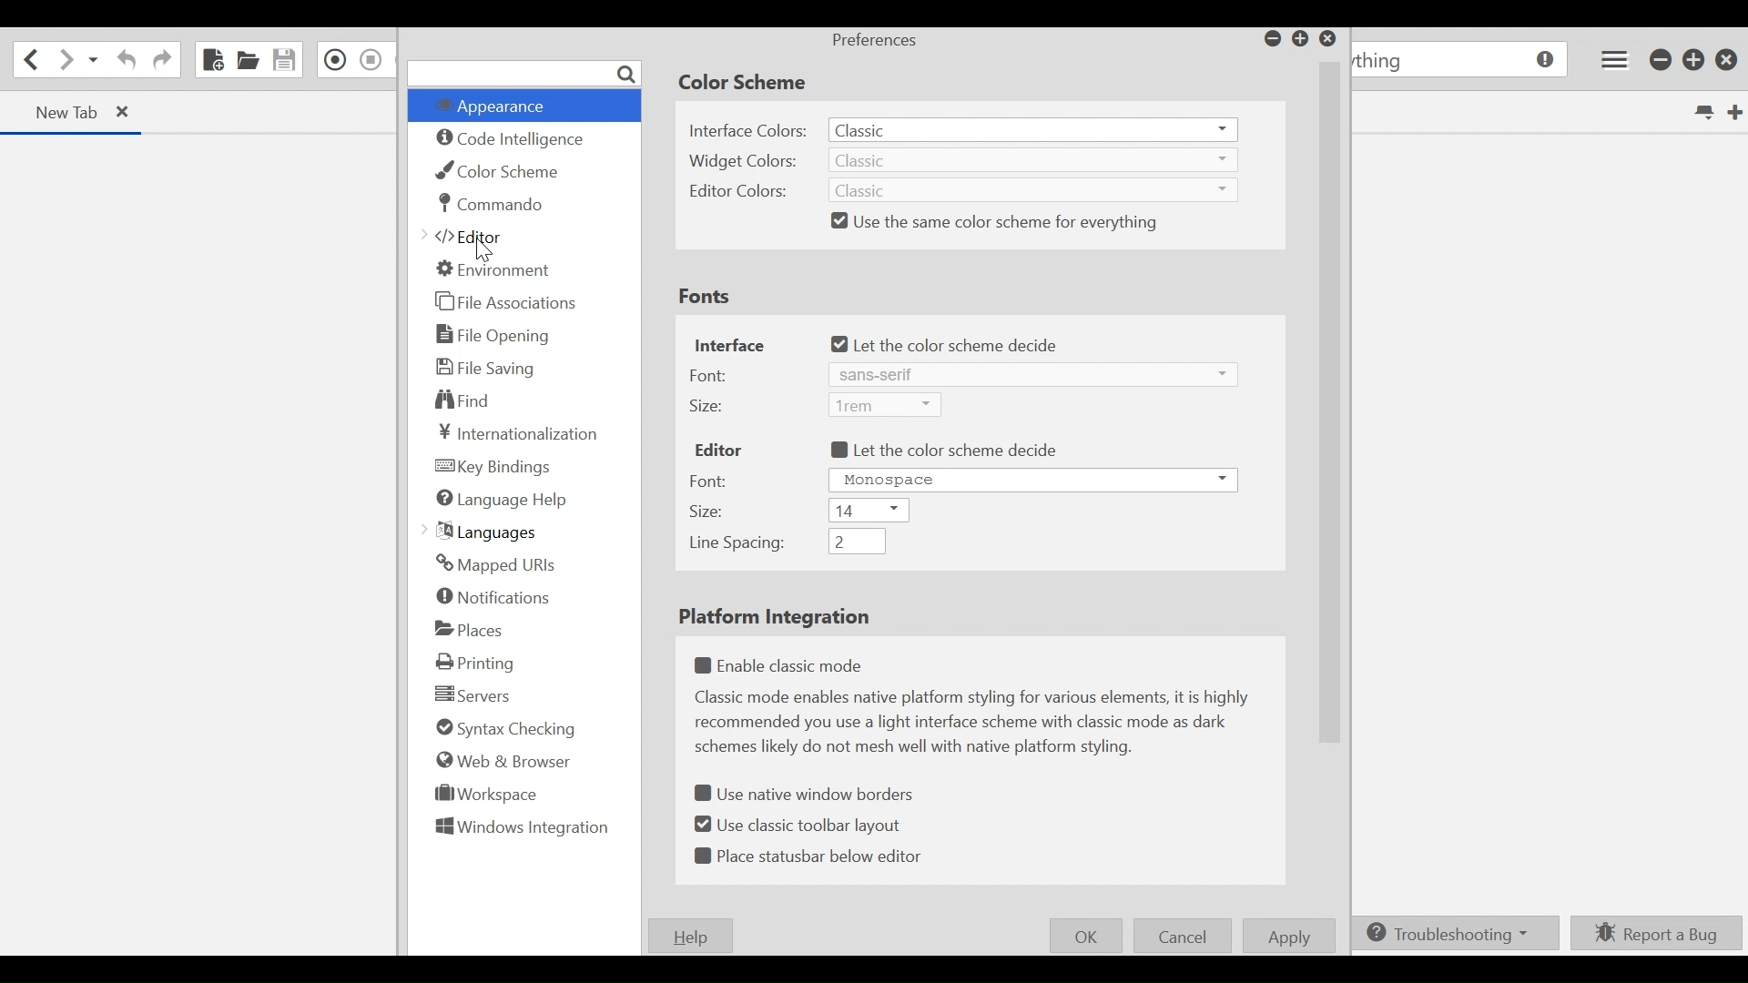  I want to click on Workspace, so click(489, 796).